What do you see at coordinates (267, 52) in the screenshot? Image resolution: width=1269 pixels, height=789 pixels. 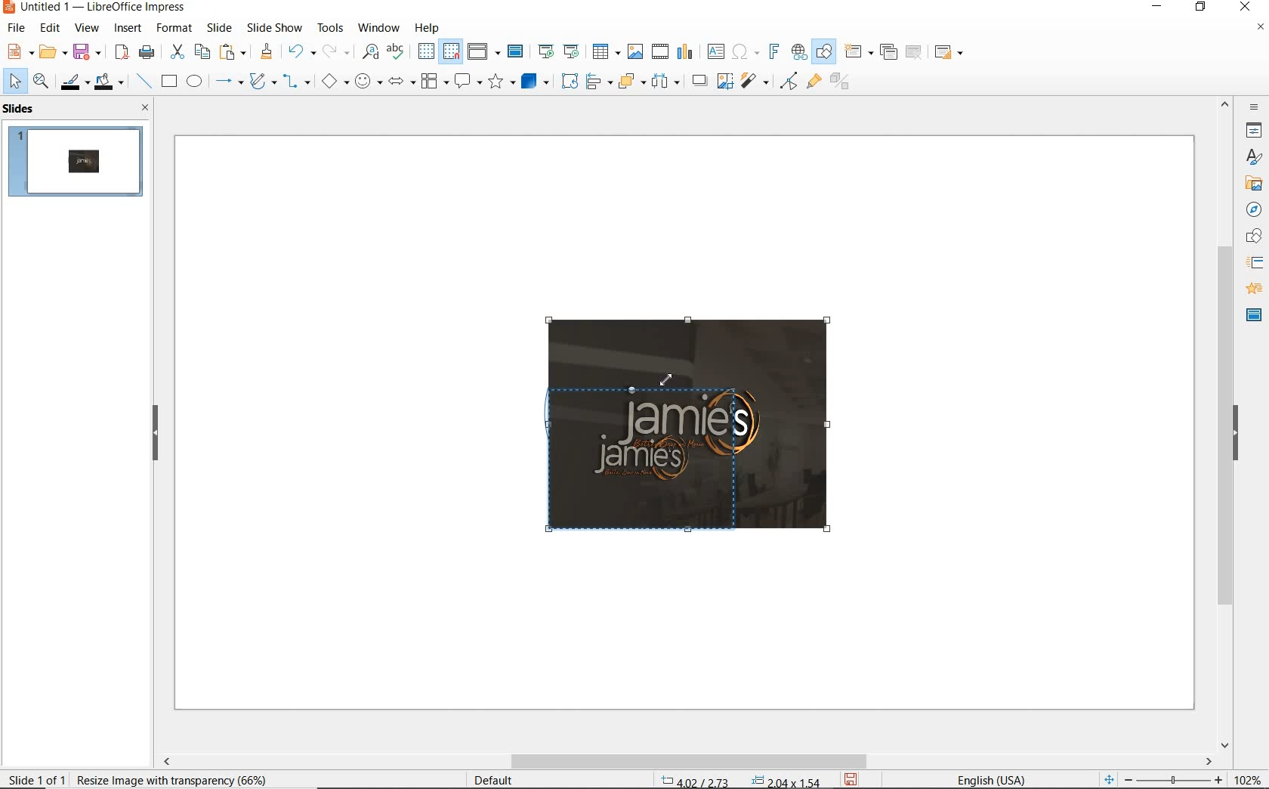 I see `clone formatting` at bounding box center [267, 52].